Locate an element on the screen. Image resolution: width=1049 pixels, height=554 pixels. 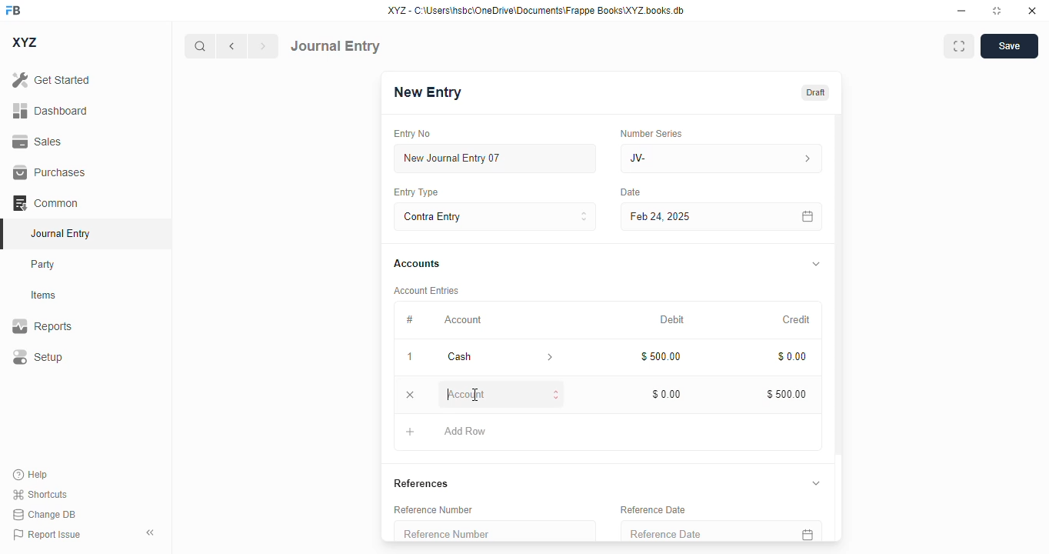
reference date is located at coordinates (691, 531).